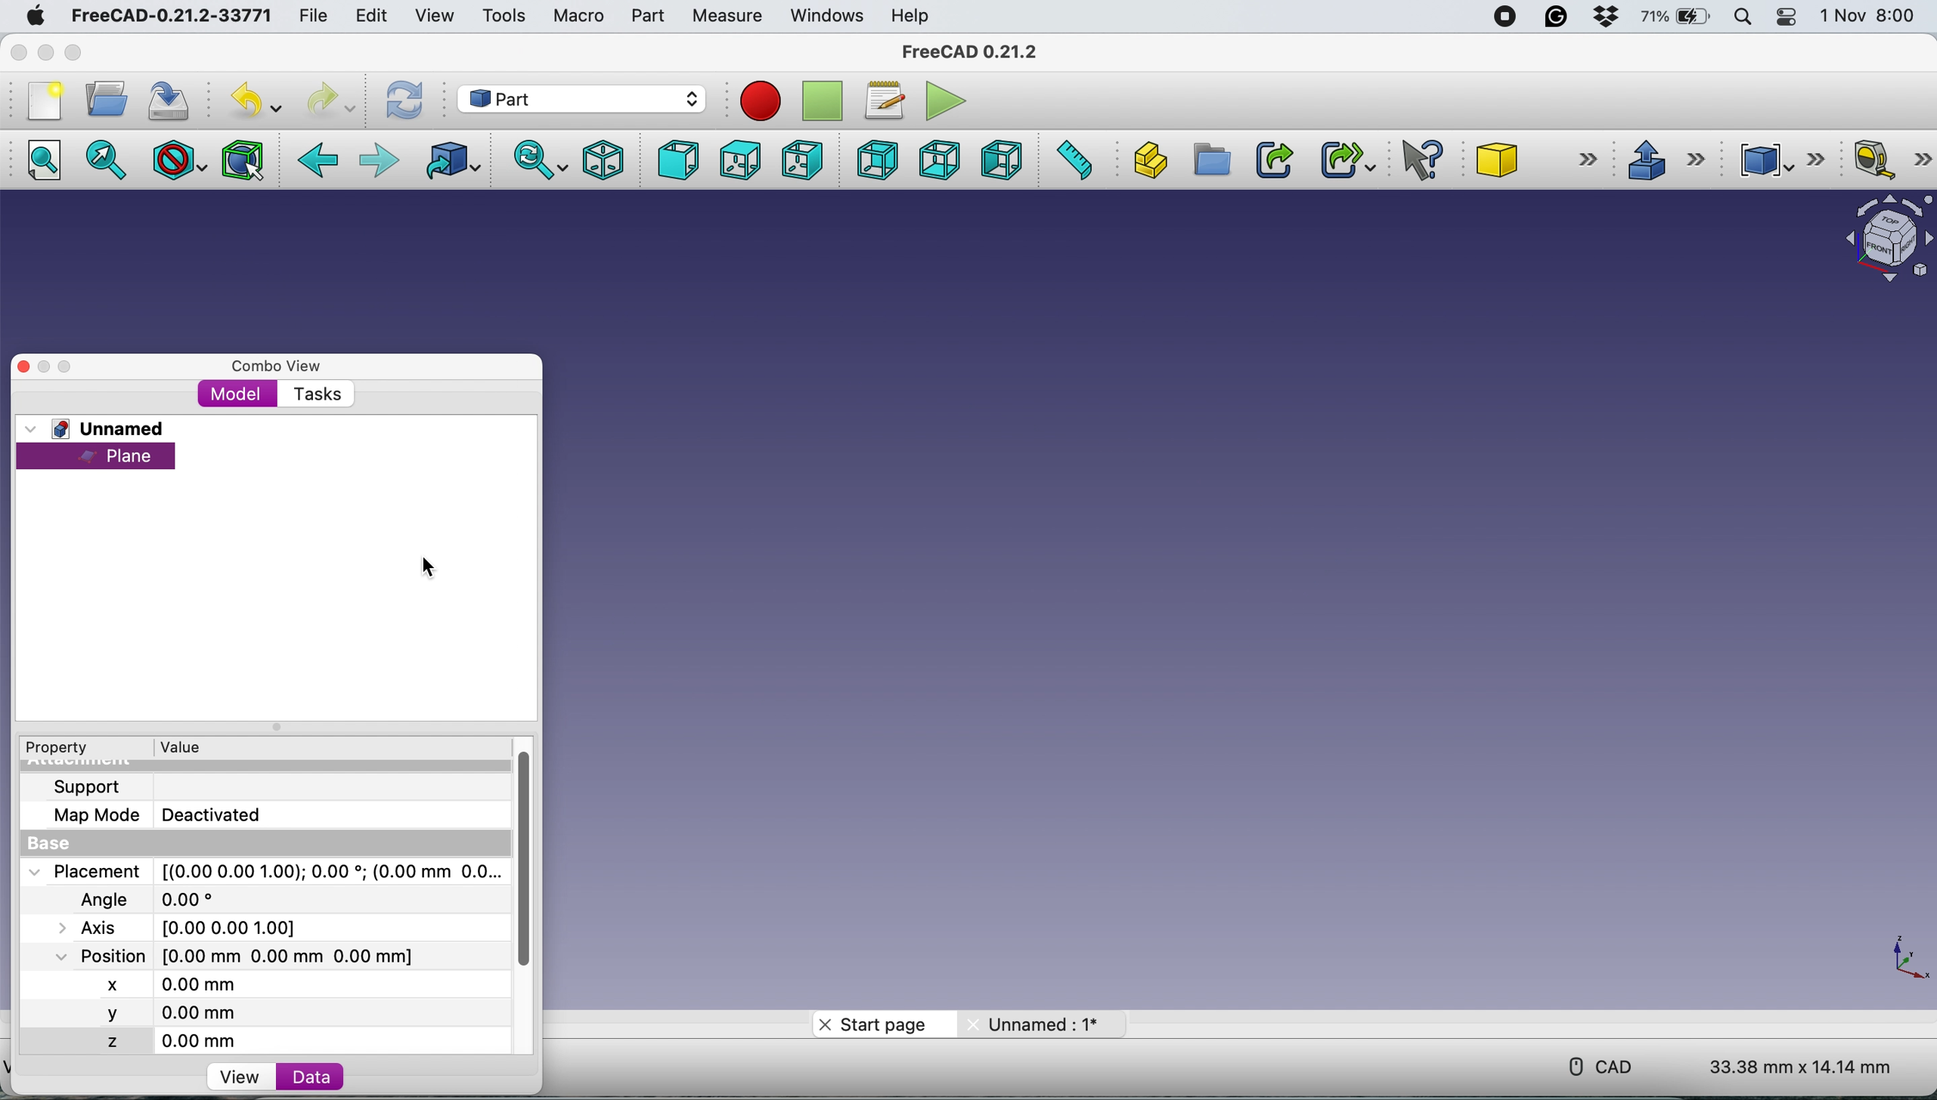 The width and height of the screenshot is (1937, 1100). I want to click on redo, so click(332, 105).